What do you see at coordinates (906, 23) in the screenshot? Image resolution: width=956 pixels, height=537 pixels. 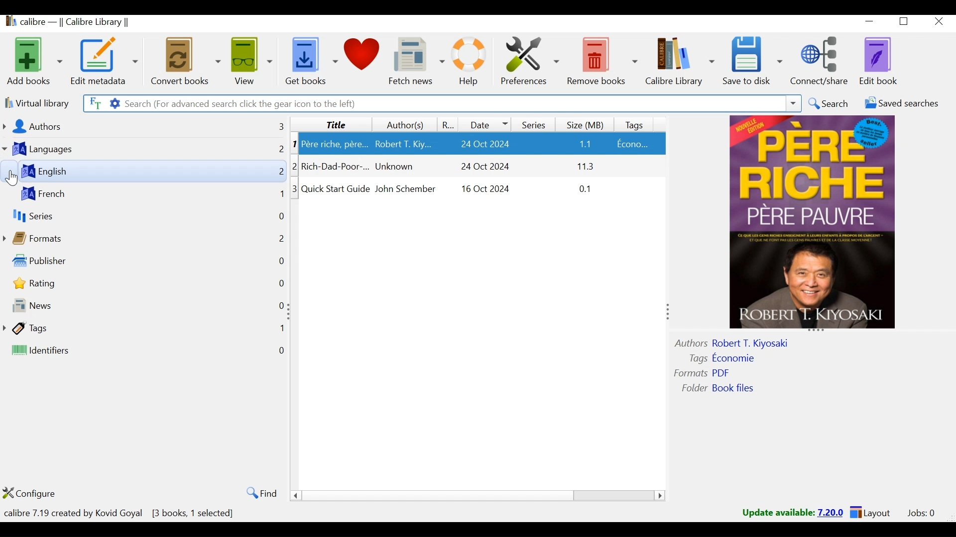 I see `Restore` at bounding box center [906, 23].